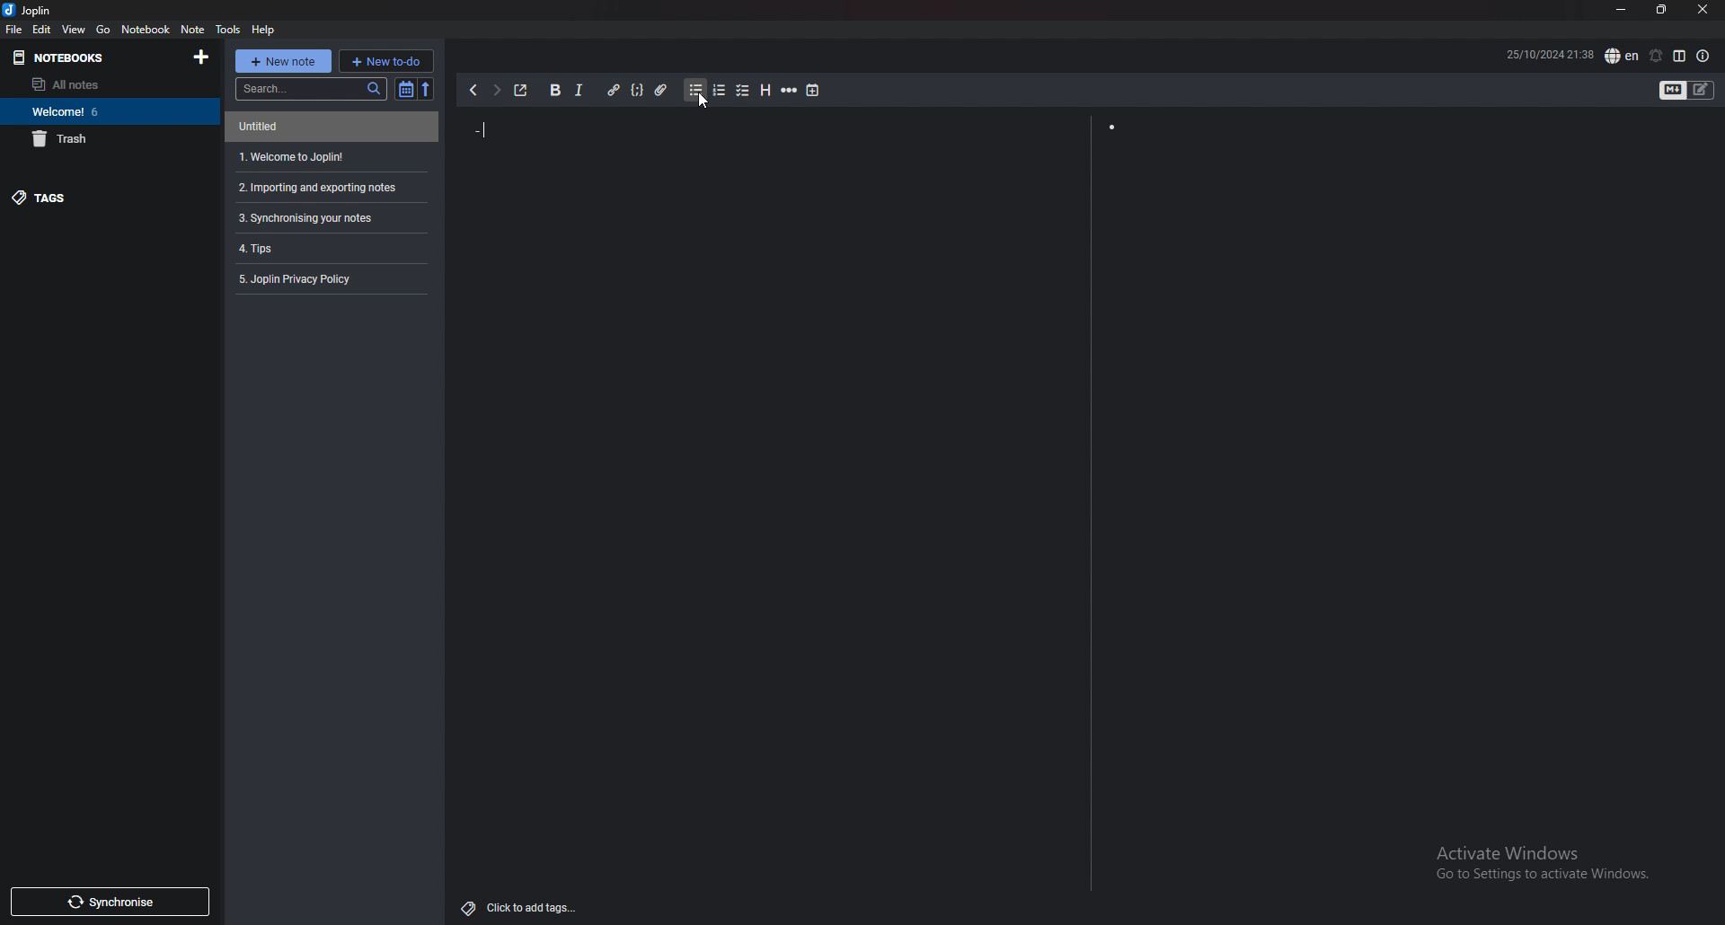  Describe the element at coordinates (715, 92) in the screenshot. I see `numbered list` at that location.